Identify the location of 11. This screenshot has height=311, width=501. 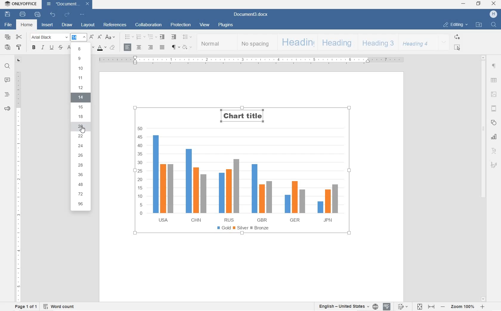
(80, 78).